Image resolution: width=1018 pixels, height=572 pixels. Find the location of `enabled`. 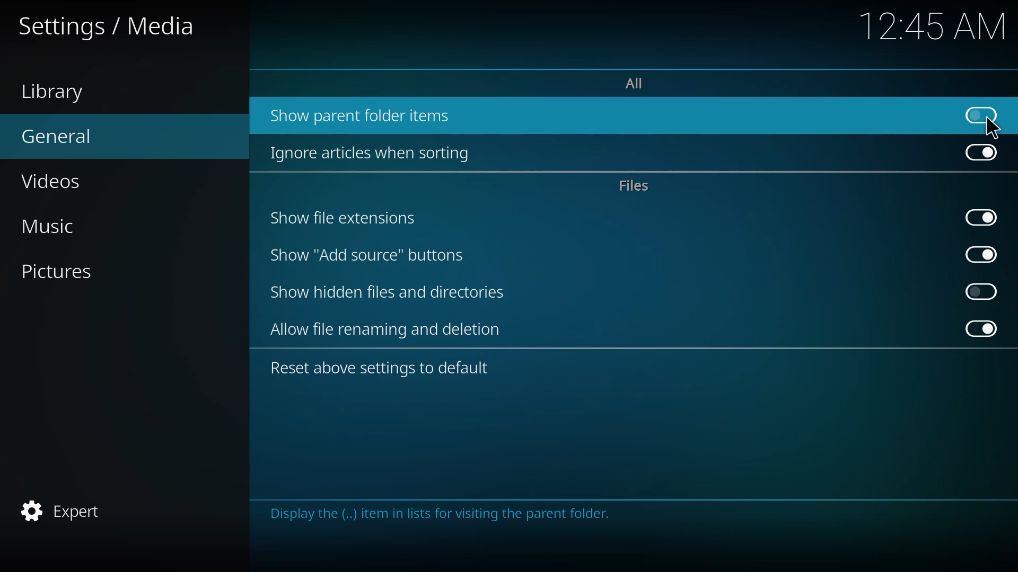

enabled is located at coordinates (980, 153).